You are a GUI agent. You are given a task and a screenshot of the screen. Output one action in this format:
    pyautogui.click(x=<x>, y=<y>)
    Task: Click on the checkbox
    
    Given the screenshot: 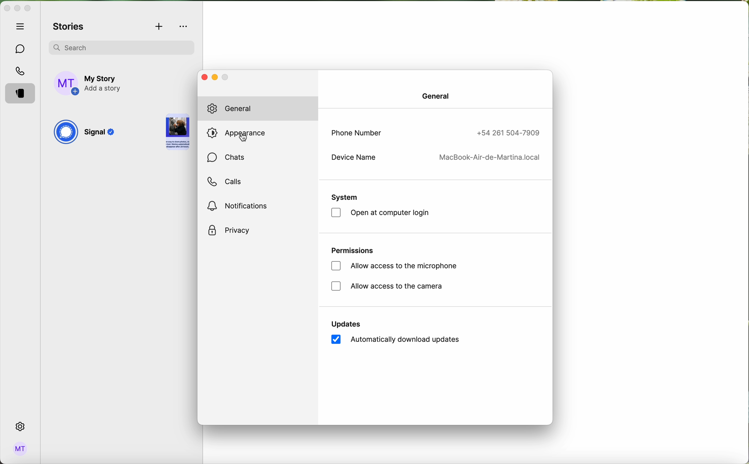 What is the action you would take?
    pyautogui.click(x=334, y=266)
    